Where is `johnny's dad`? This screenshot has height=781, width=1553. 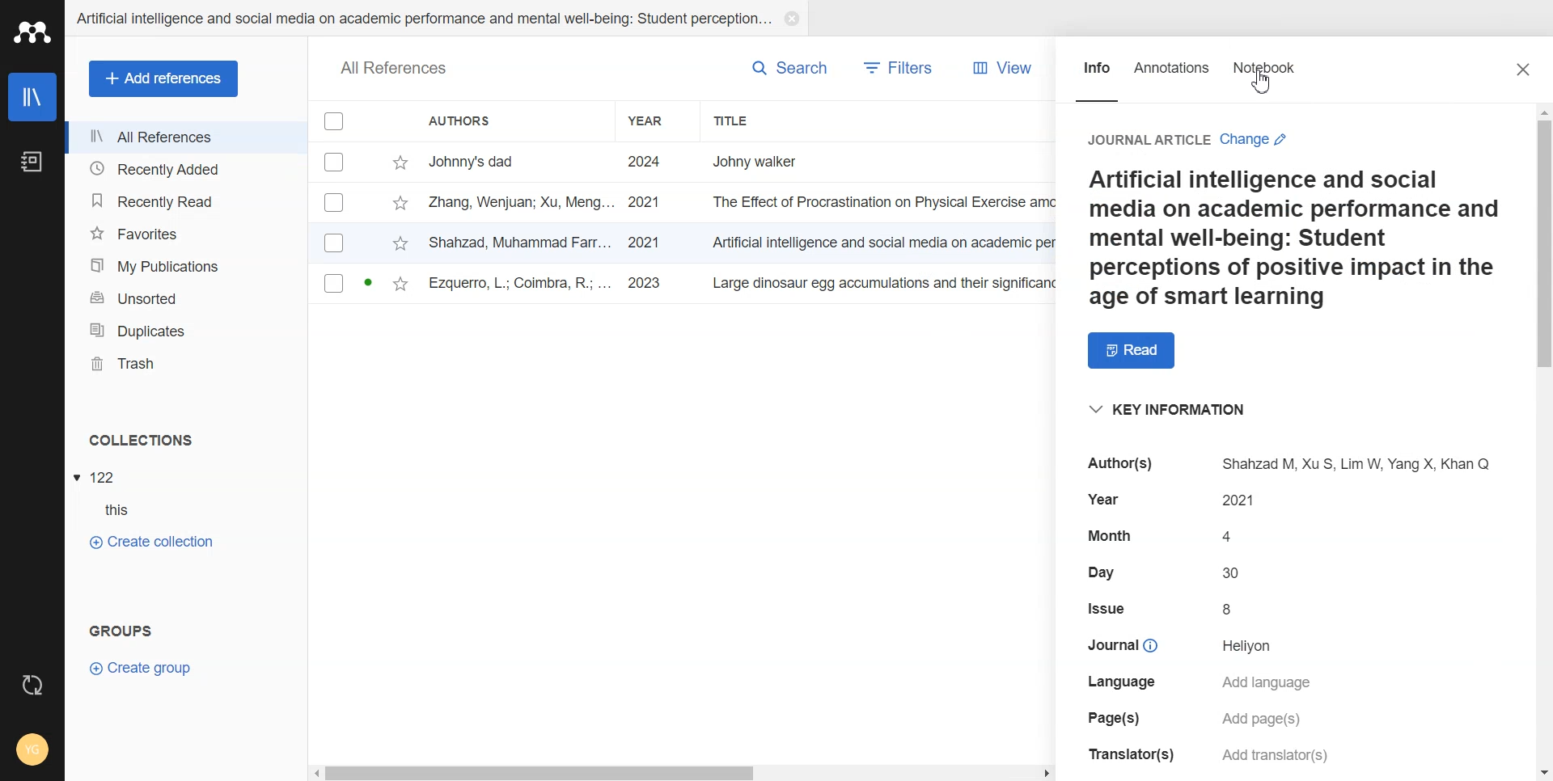 johnny's dad is located at coordinates (522, 160).